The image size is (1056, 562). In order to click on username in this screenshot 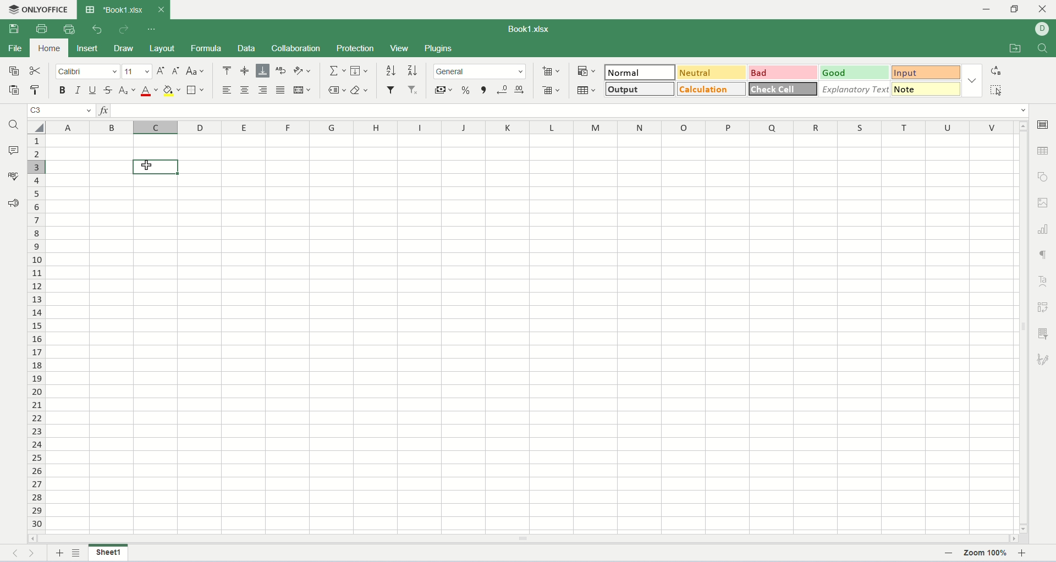, I will do `click(1043, 29)`.